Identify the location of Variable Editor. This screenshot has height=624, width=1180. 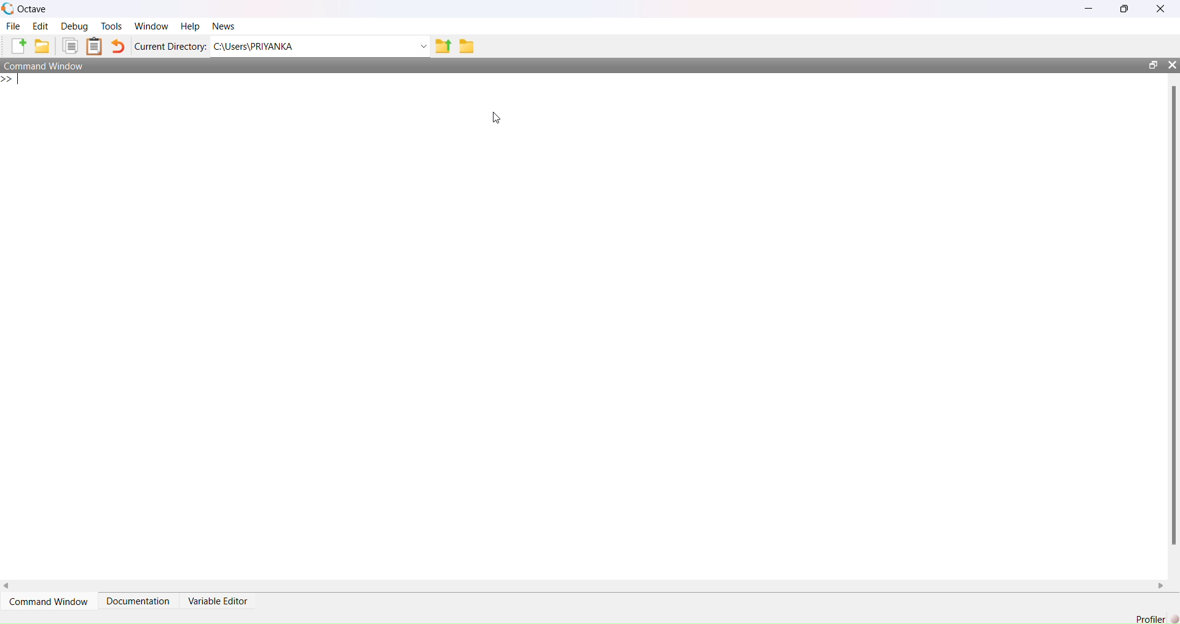
(217, 601).